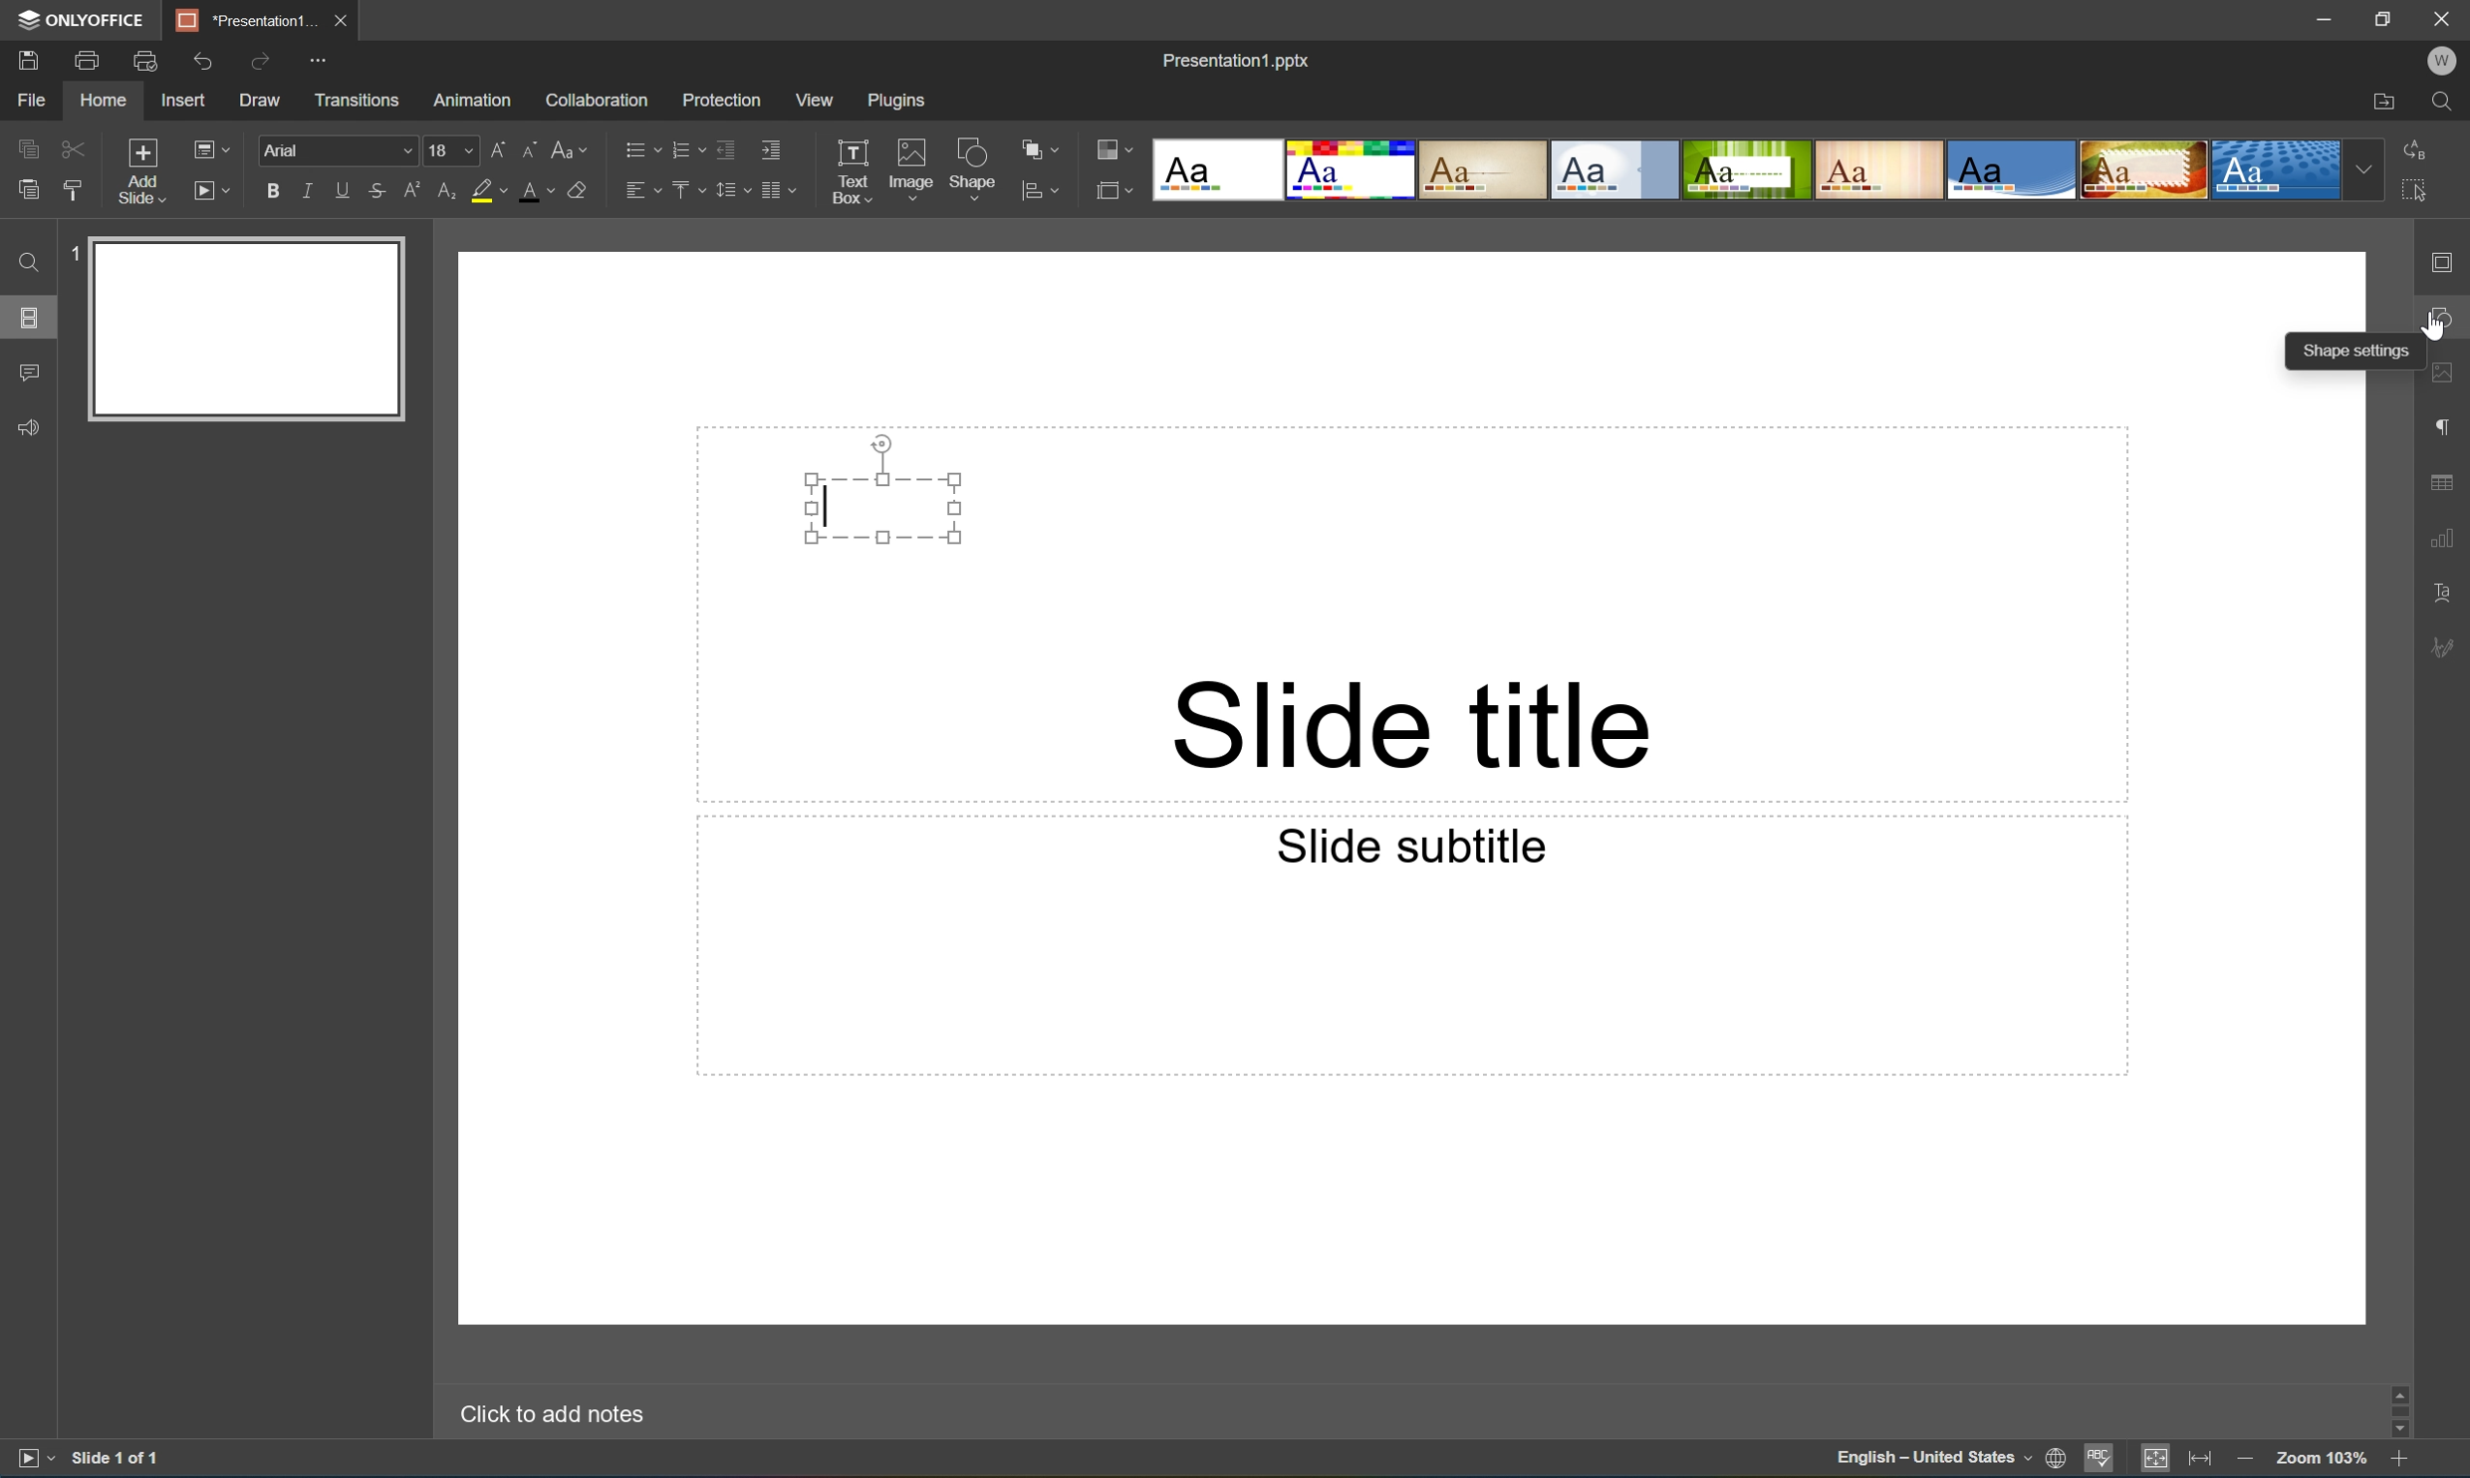 The width and height of the screenshot is (2470, 1478). What do you see at coordinates (325, 58) in the screenshot?
I see `Customize quick access toolbar` at bounding box center [325, 58].